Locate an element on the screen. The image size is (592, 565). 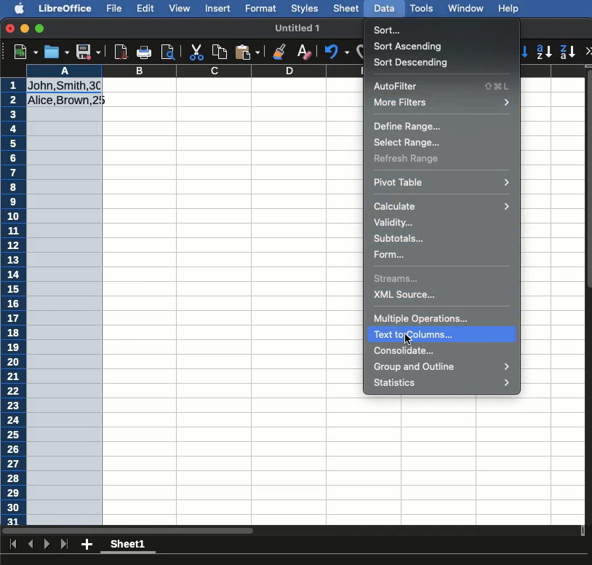
Sort descending is located at coordinates (415, 63).